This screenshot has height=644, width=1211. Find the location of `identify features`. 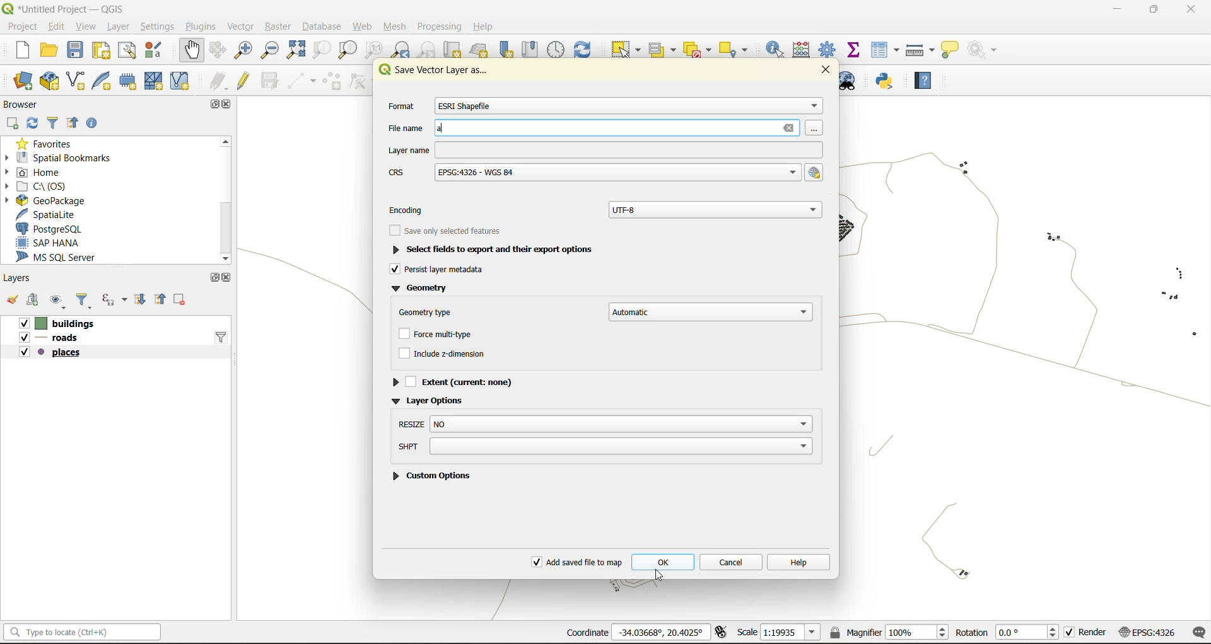

identify features is located at coordinates (778, 49).